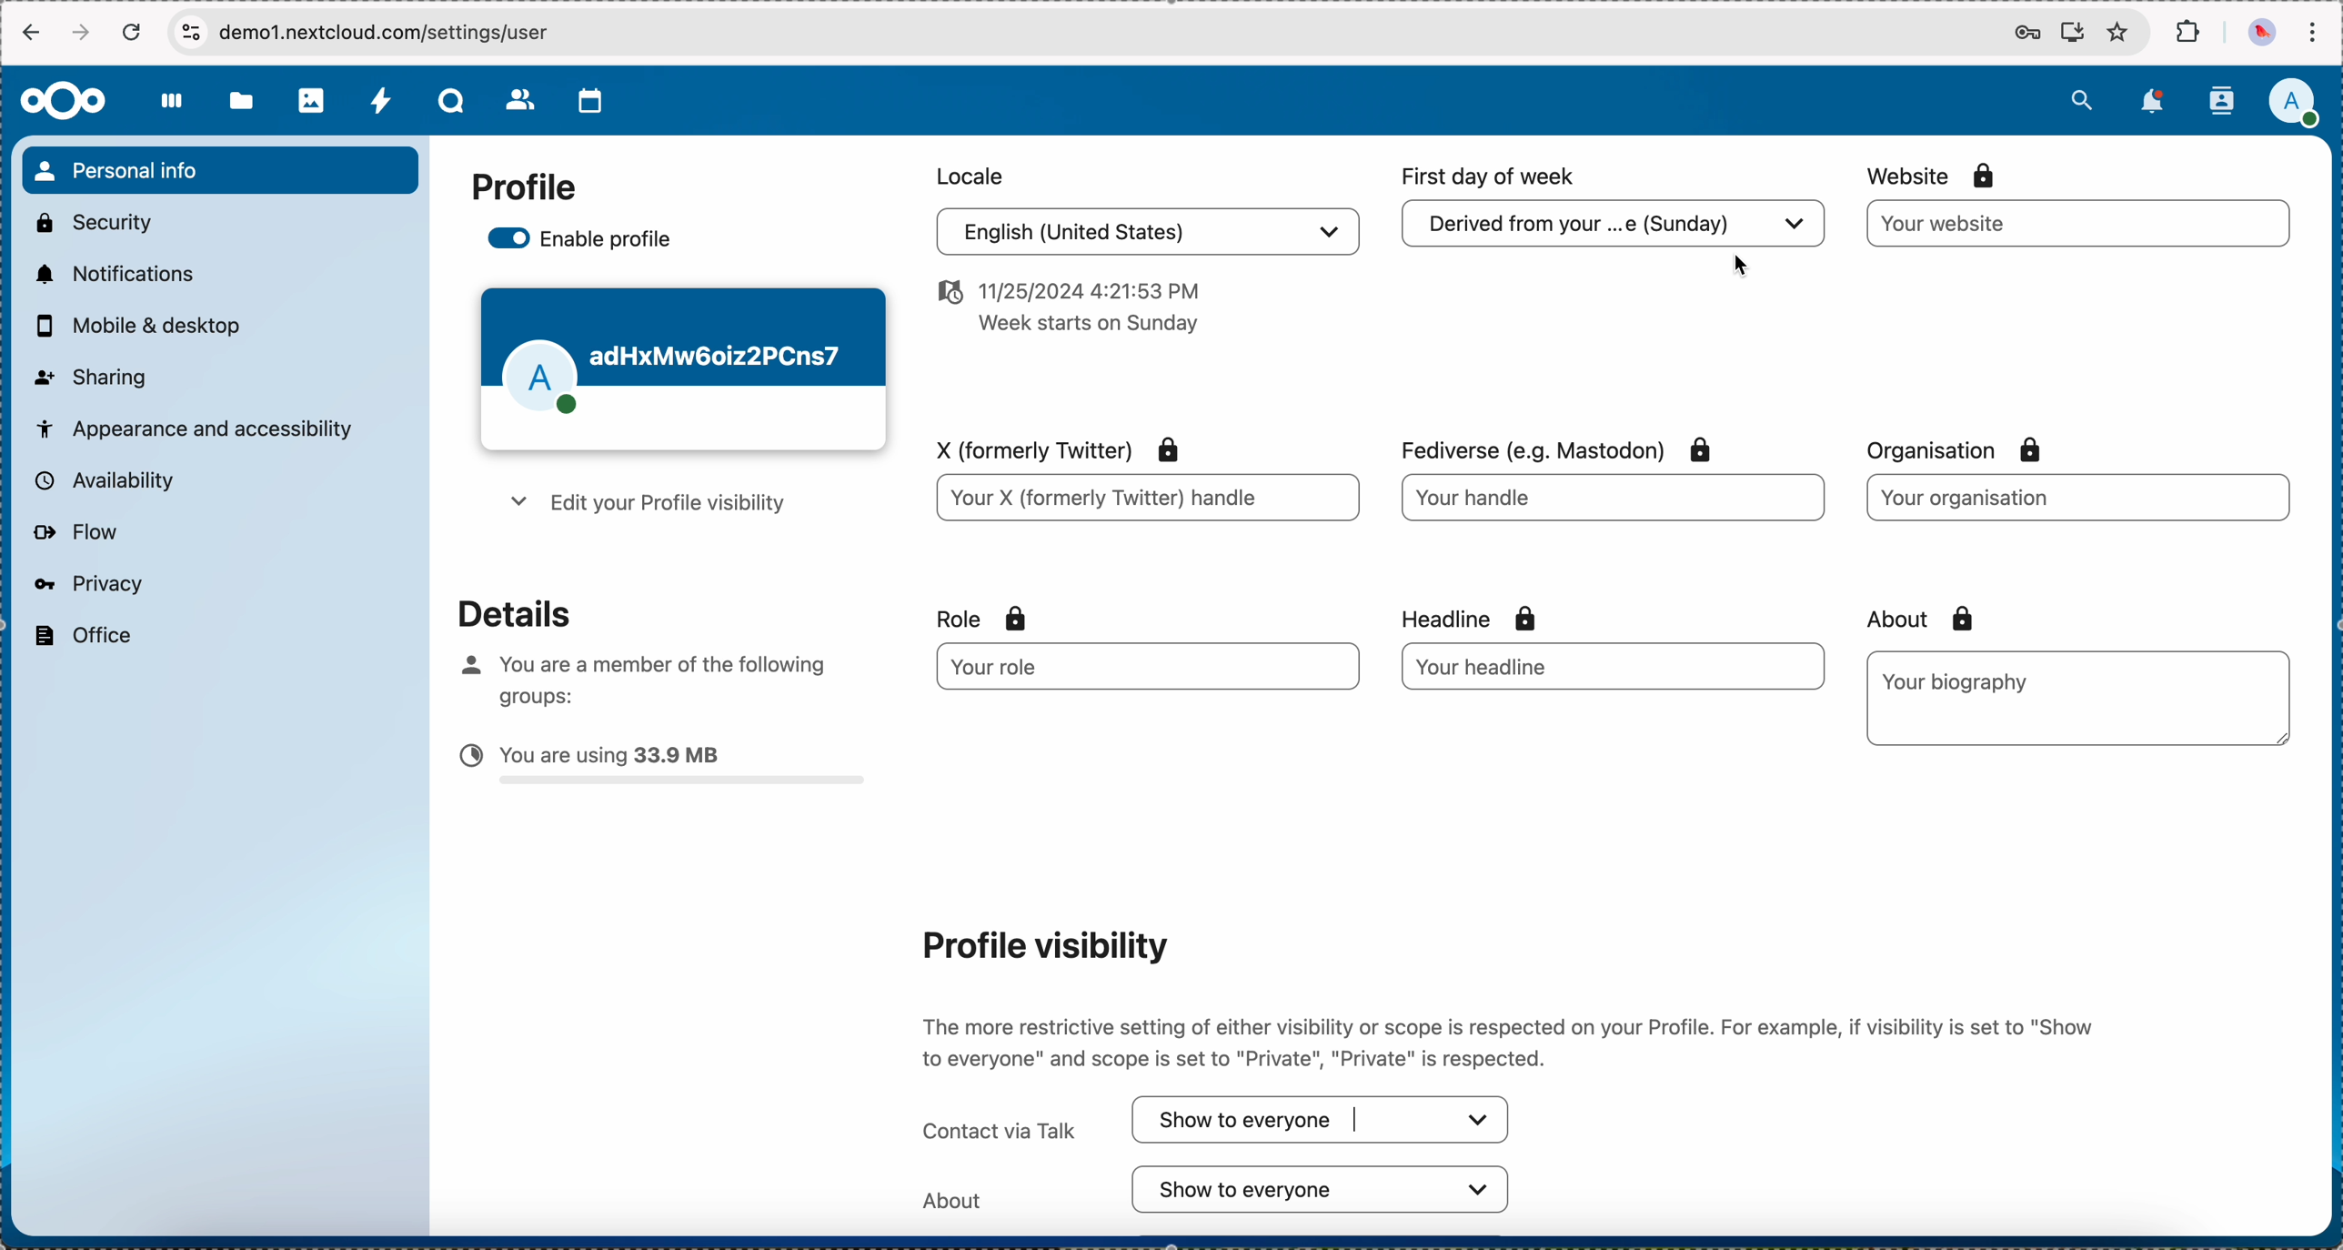 This screenshot has width=2343, height=1250. I want to click on contacts, so click(521, 102).